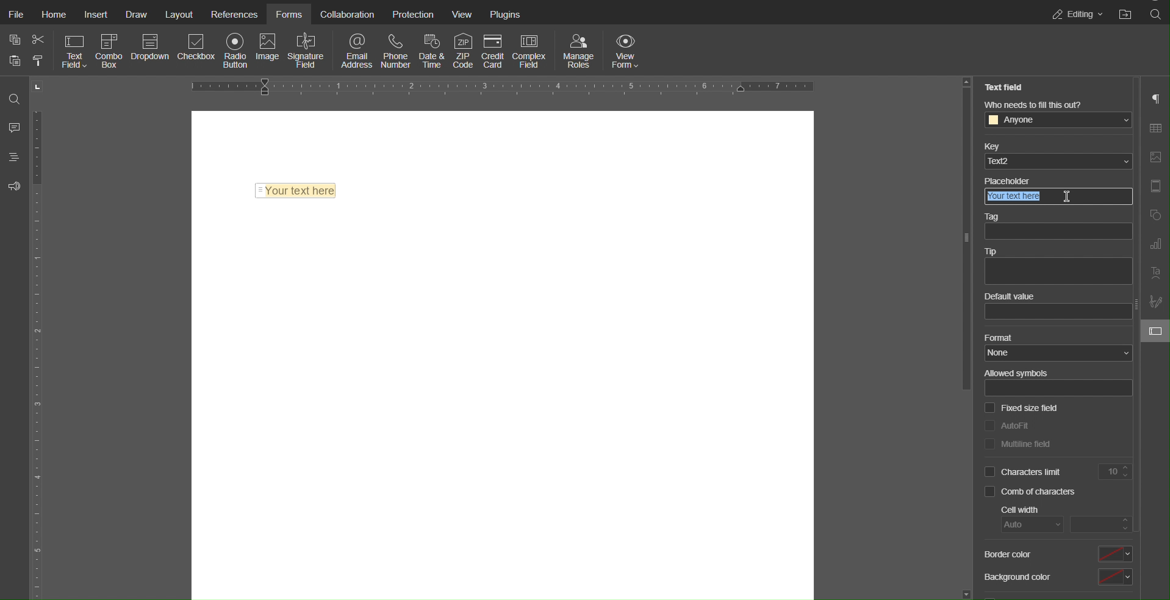 This screenshot has height=600, width=1170. I want to click on Text Art, so click(1155, 274).